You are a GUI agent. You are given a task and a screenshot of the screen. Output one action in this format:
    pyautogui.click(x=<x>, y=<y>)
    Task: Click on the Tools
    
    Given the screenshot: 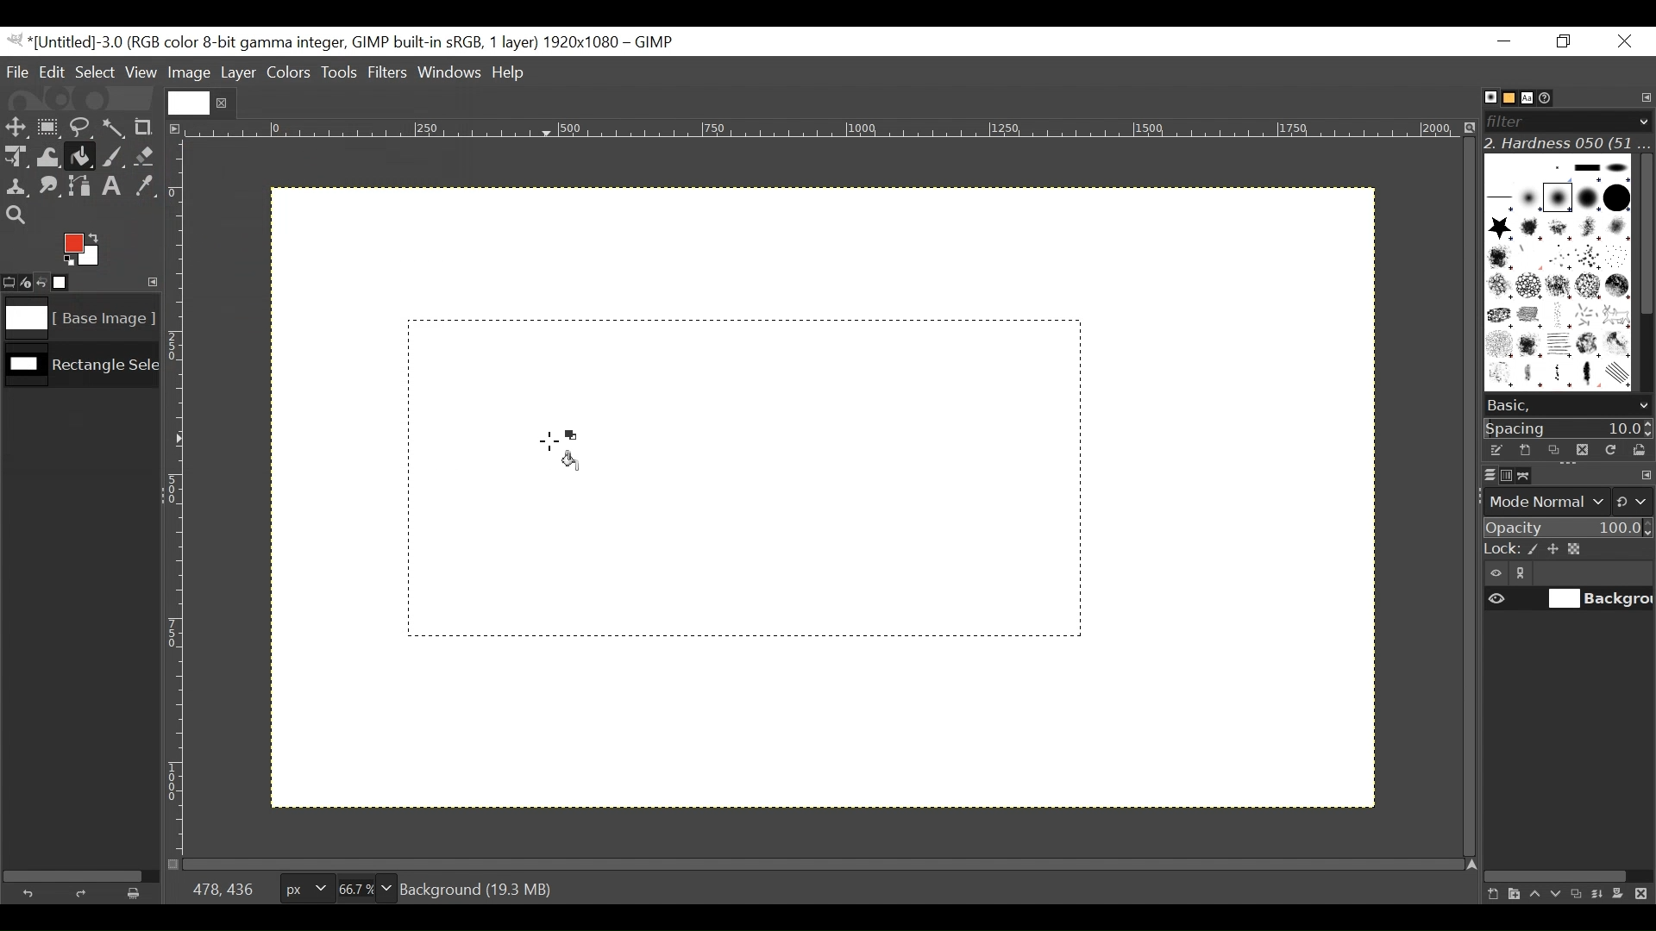 What is the action you would take?
    pyautogui.click(x=341, y=74)
    